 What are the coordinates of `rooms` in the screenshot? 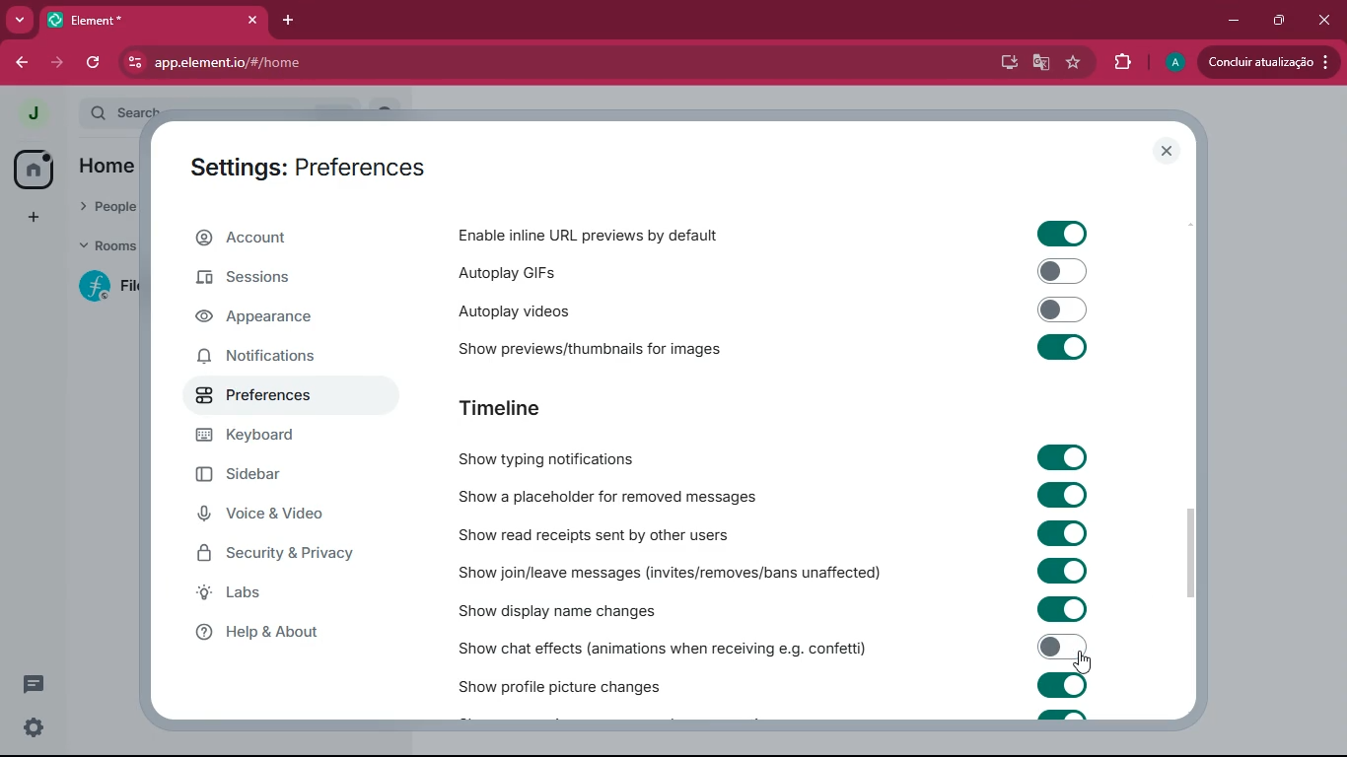 It's located at (101, 247).